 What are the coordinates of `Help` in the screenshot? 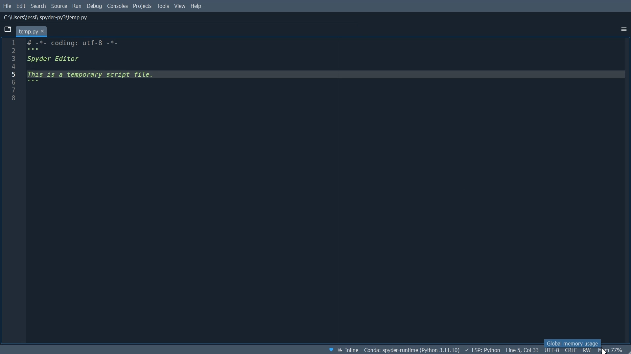 It's located at (197, 7).